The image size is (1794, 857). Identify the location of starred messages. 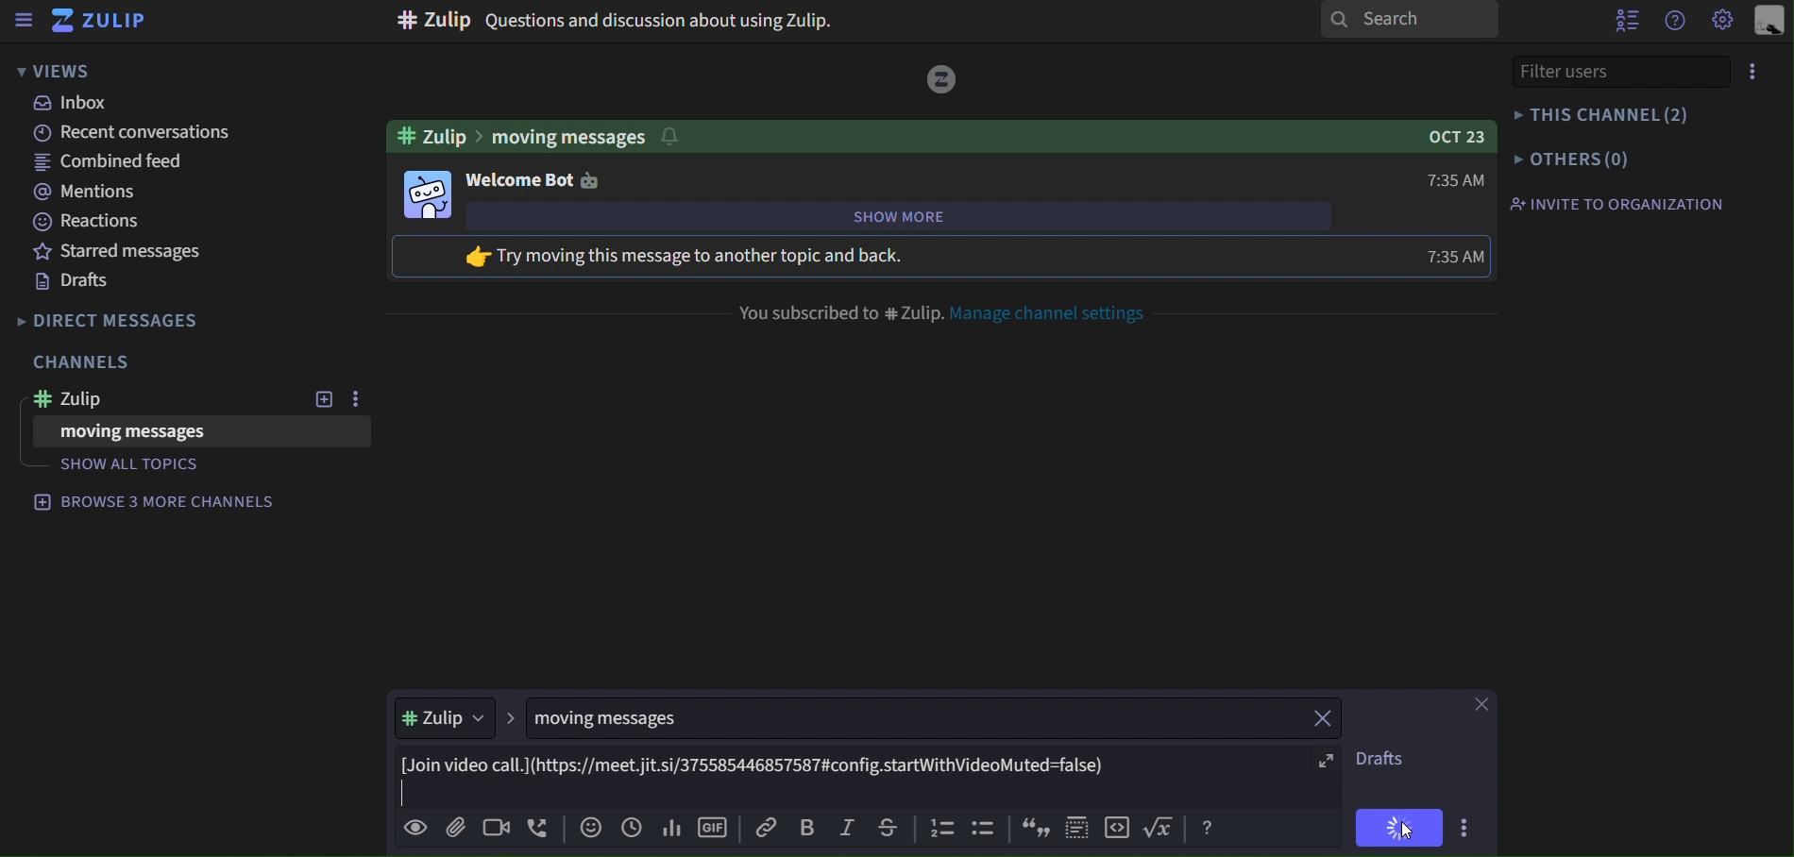
(110, 252).